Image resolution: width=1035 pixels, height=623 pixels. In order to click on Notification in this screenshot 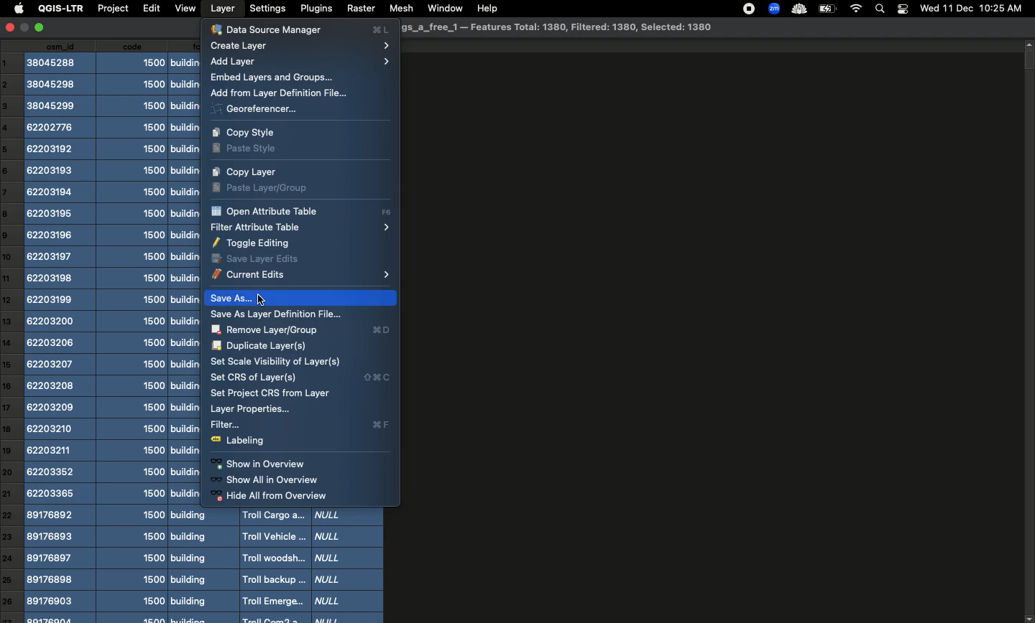, I will do `click(902, 8)`.